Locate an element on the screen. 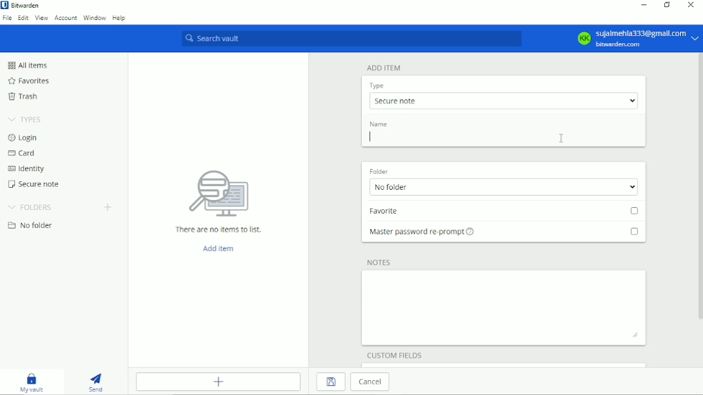  All items is located at coordinates (26, 65).